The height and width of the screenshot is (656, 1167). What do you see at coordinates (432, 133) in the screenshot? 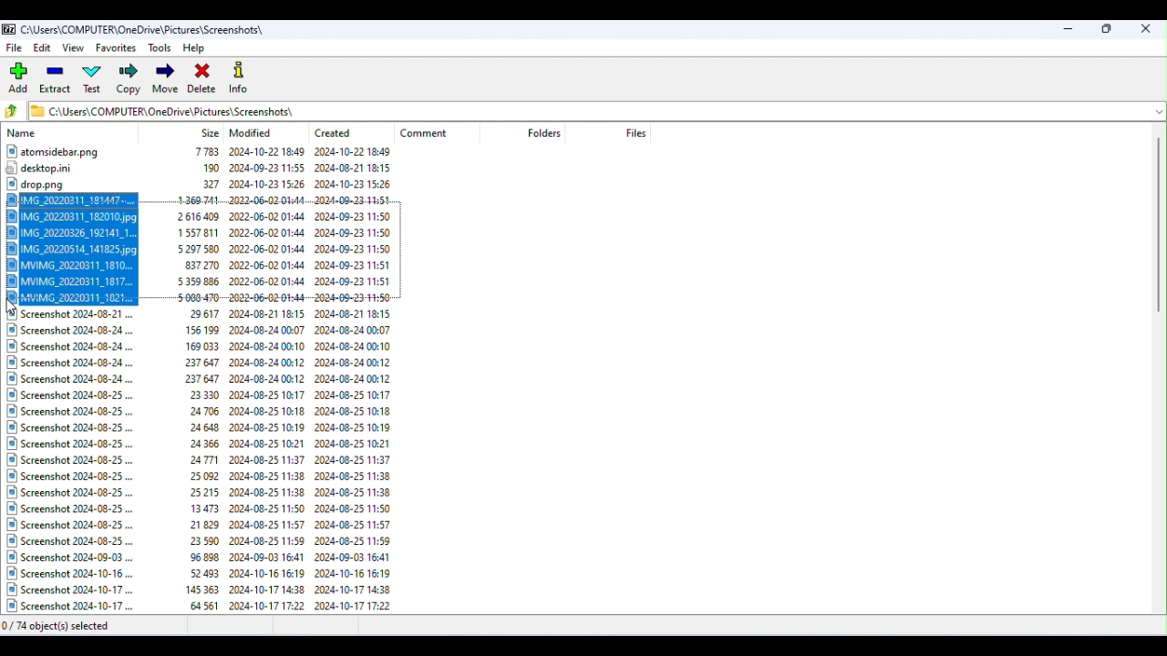
I see `Comment` at bounding box center [432, 133].